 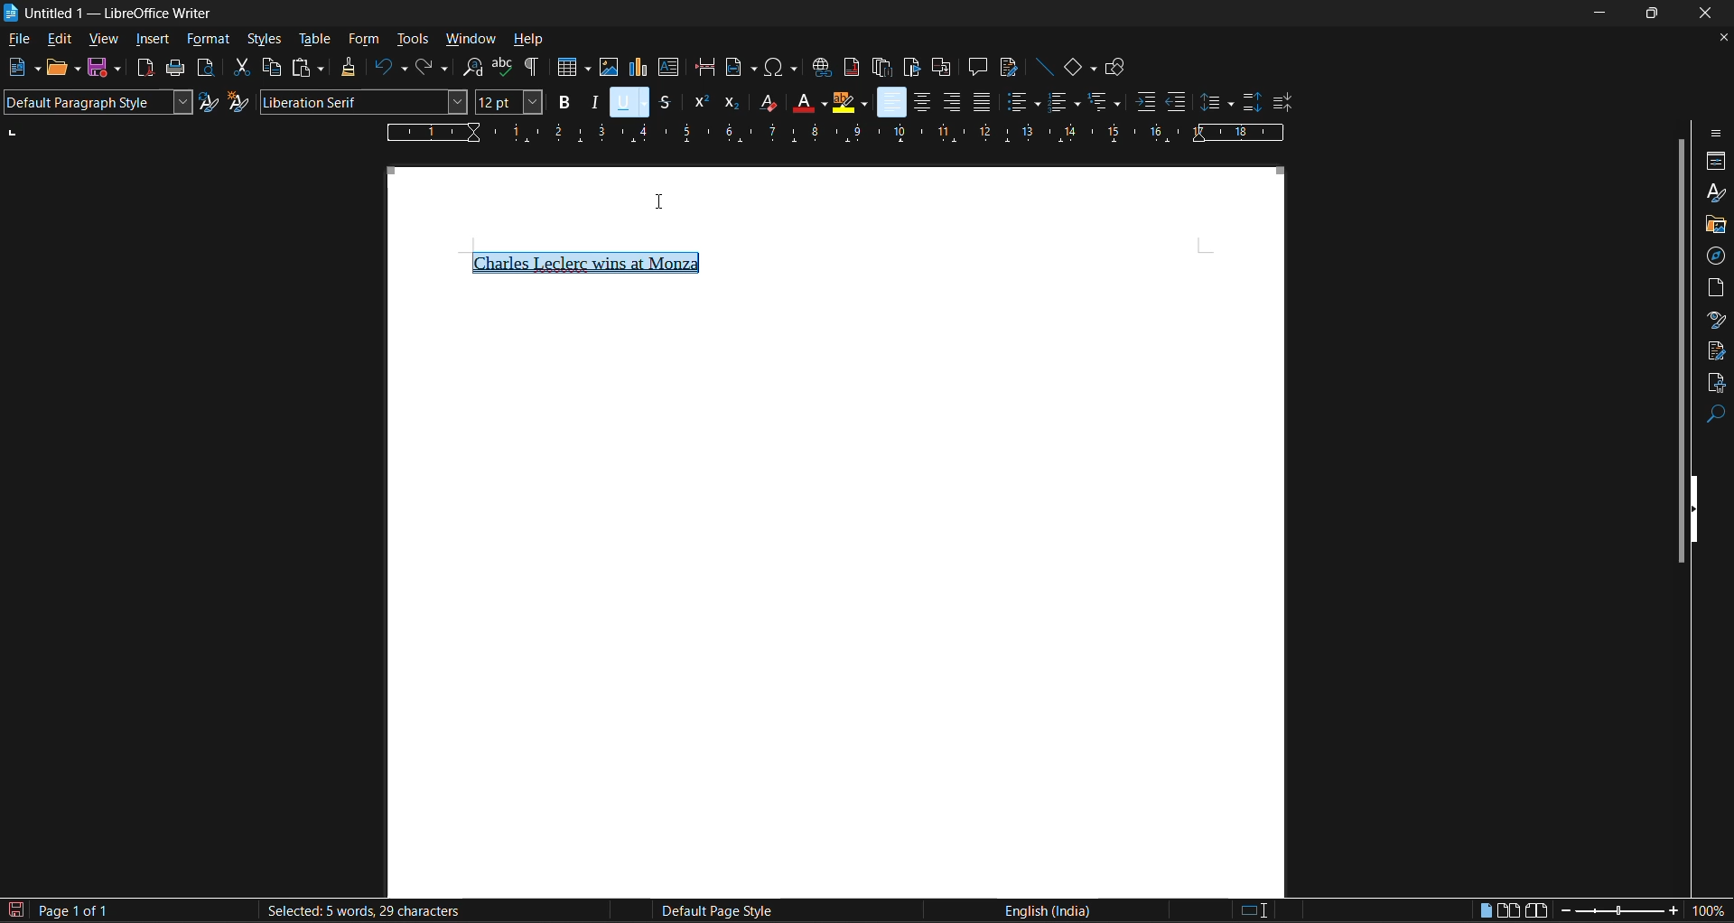 What do you see at coordinates (1674, 911) in the screenshot?
I see `zoom in` at bounding box center [1674, 911].